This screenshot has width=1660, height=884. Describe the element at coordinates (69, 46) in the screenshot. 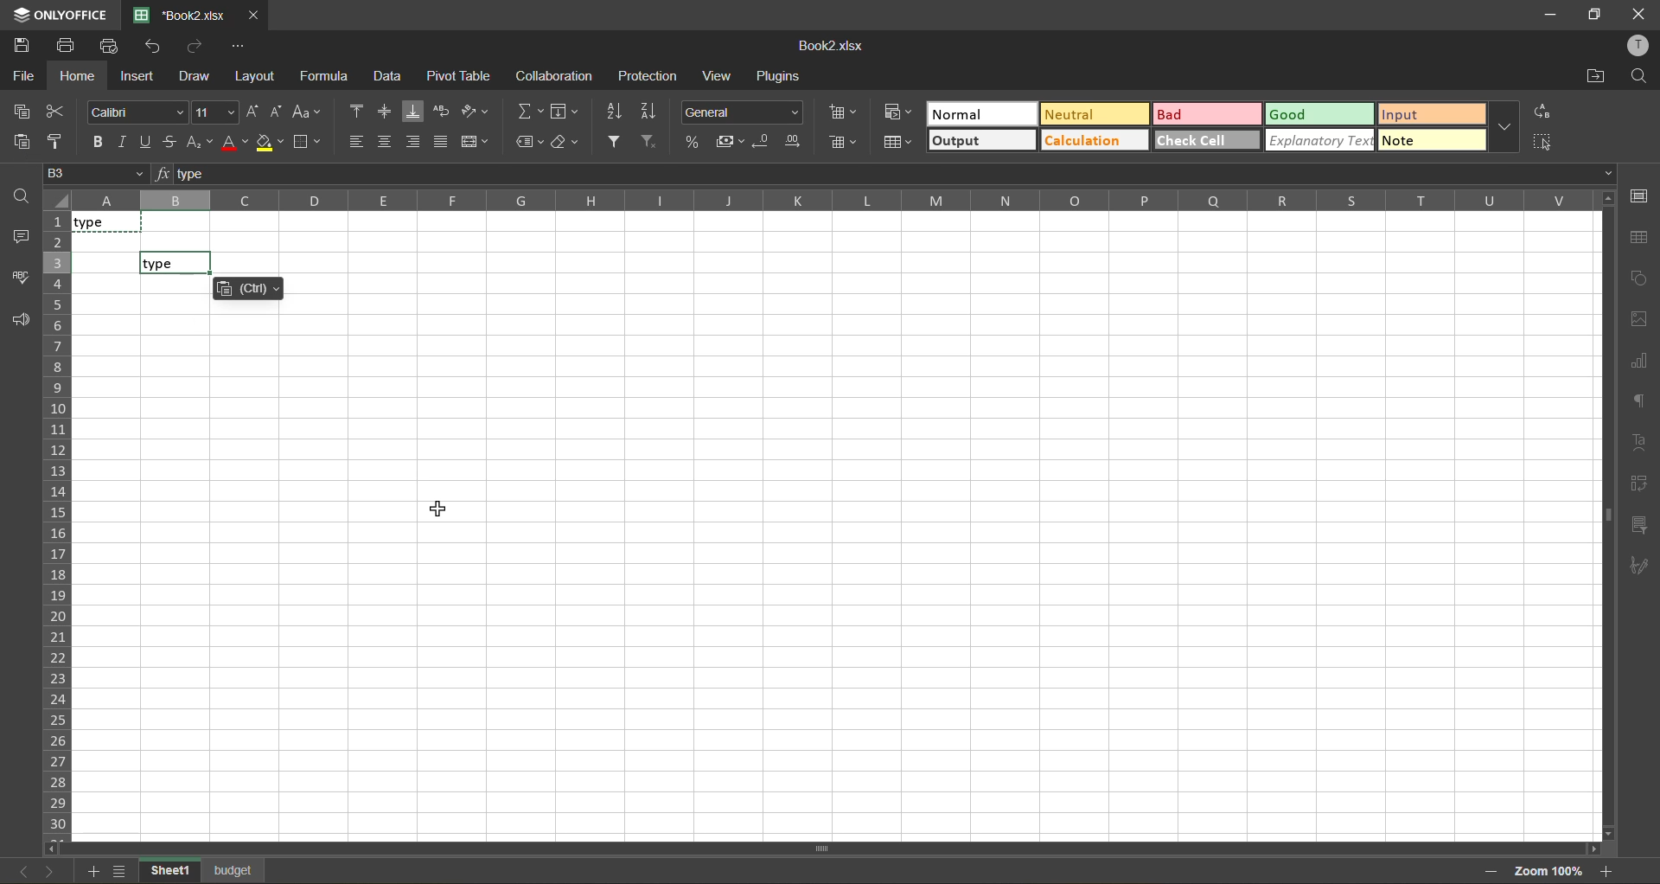

I see `print` at that location.